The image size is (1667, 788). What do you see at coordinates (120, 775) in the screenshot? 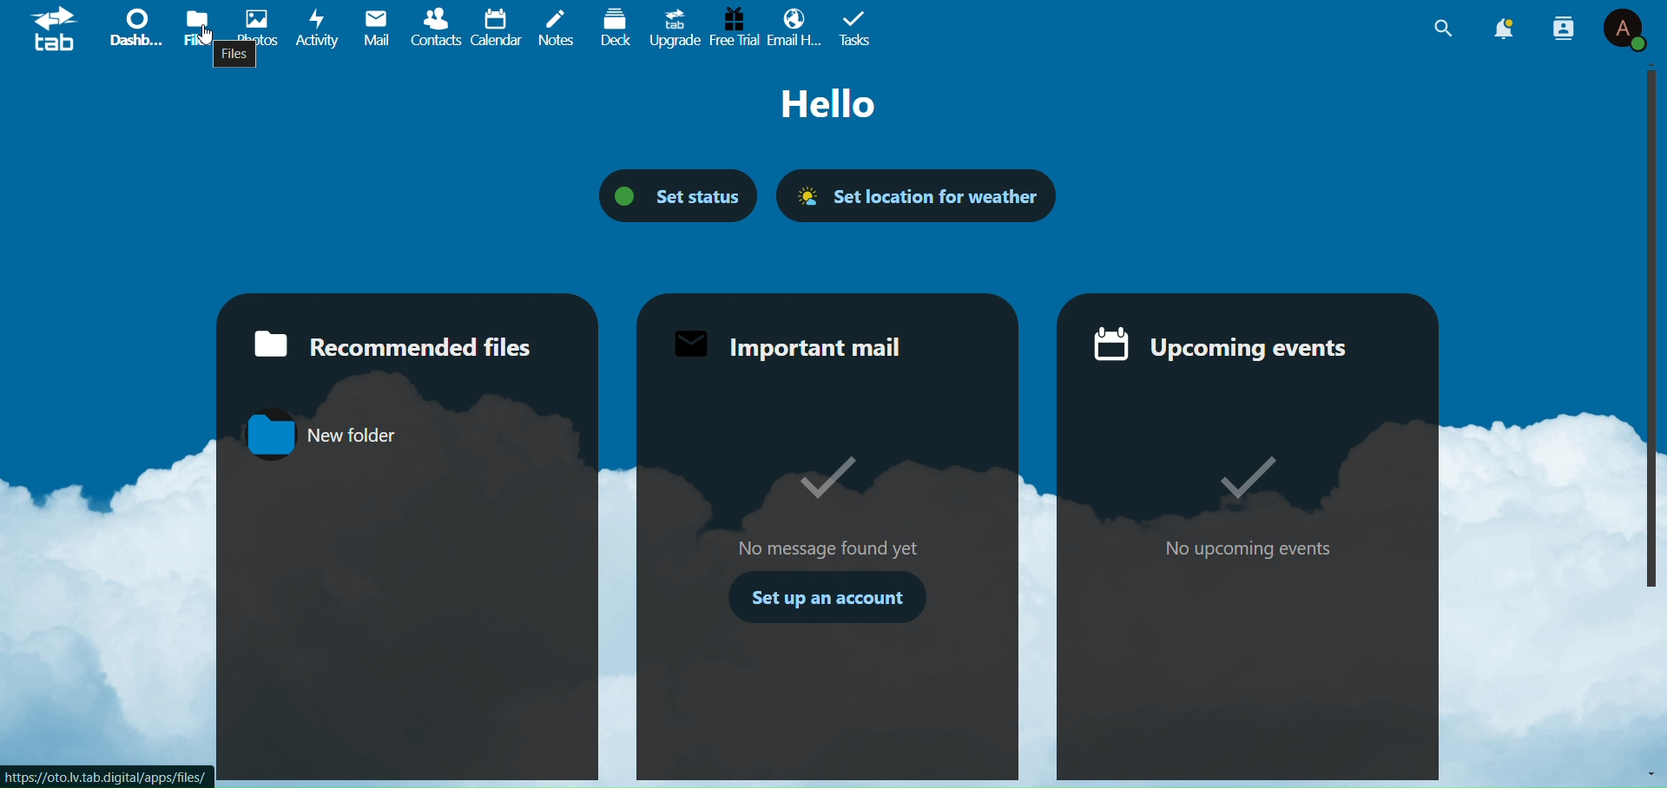
I see `Link` at bounding box center [120, 775].